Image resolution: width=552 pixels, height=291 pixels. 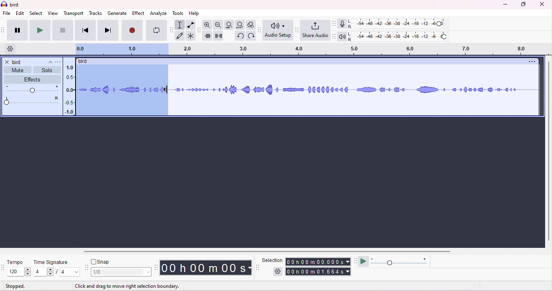 I want to click on waveform, so click(x=357, y=88).